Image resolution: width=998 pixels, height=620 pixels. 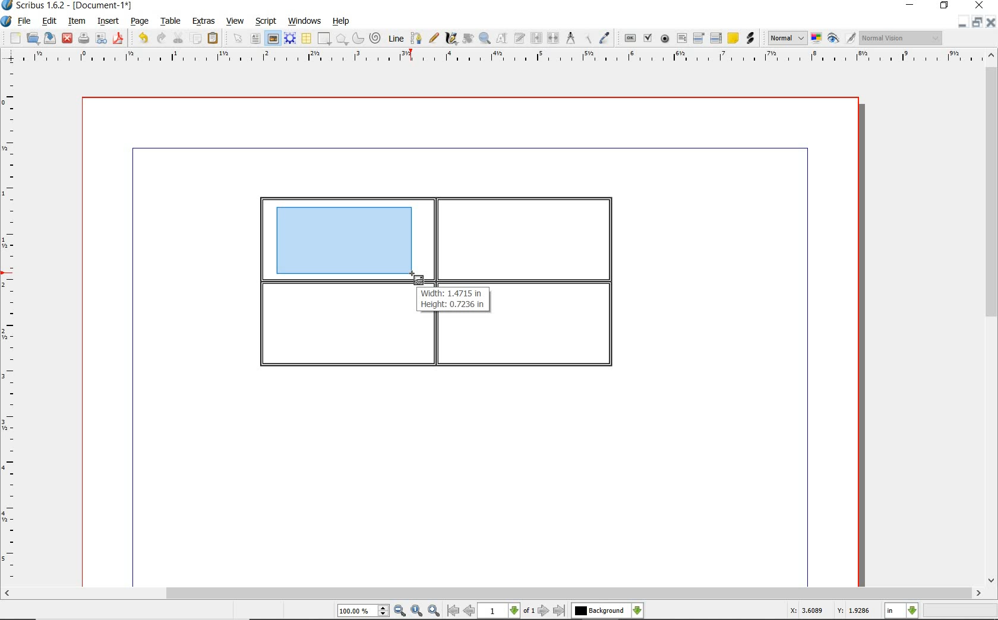 I want to click on bezier curve, so click(x=416, y=38).